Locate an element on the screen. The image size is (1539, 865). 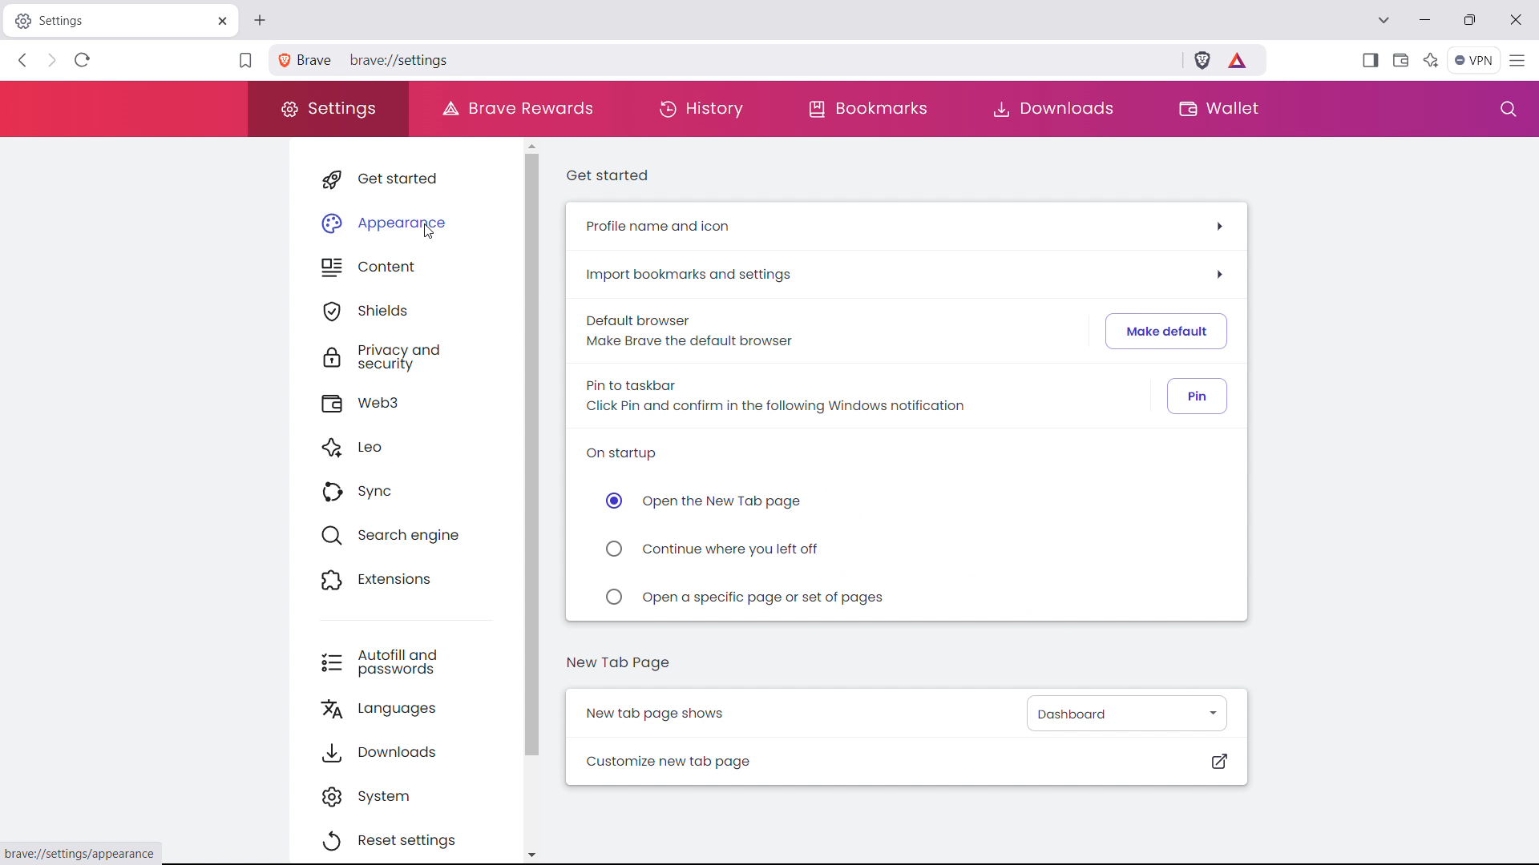
leo AI is located at coordinates (1431, 58).